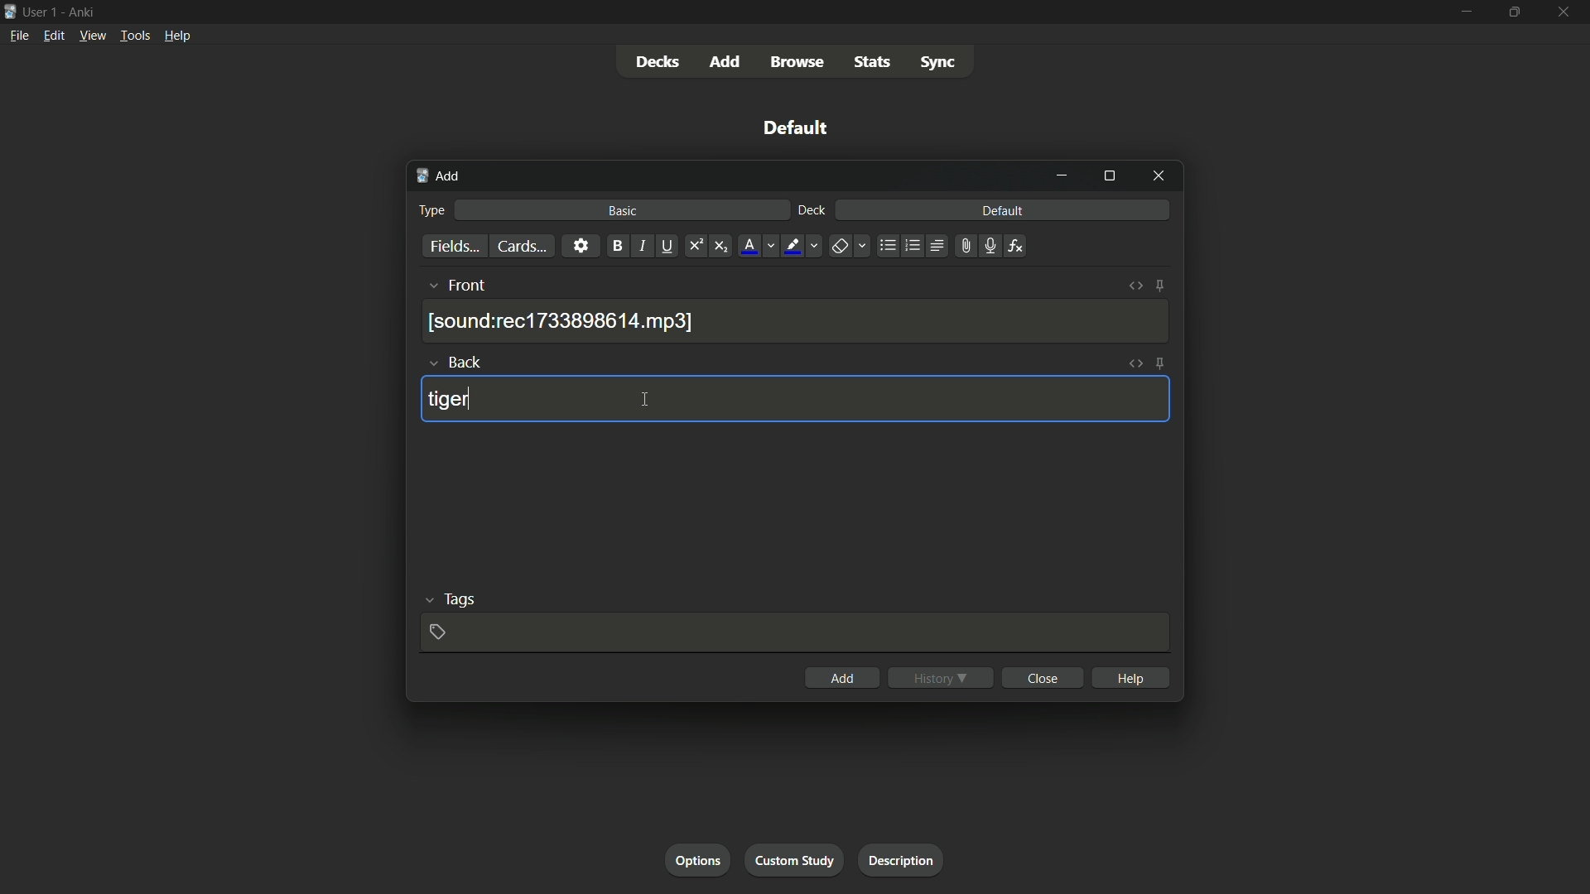 This screenshot has height=894, width=1590. Describe the element at coordinates (459, 601) in the screenshot. I see `tags` at that location.